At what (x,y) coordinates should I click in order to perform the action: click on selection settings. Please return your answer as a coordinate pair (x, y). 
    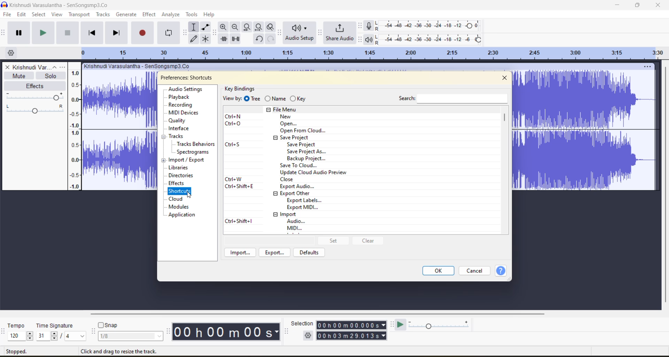
    Looking at the image, I should click on (308, 335).